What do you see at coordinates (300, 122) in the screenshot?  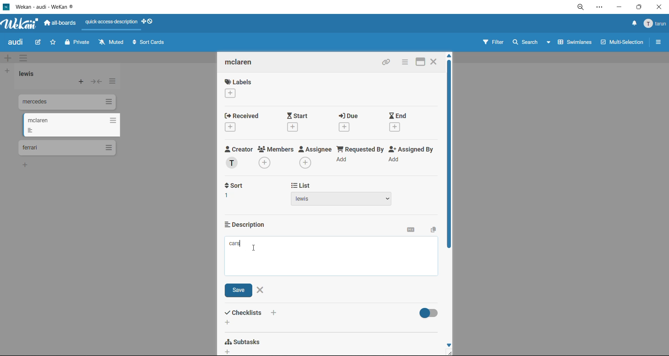 I see `start` at bounding box center [300, 122].